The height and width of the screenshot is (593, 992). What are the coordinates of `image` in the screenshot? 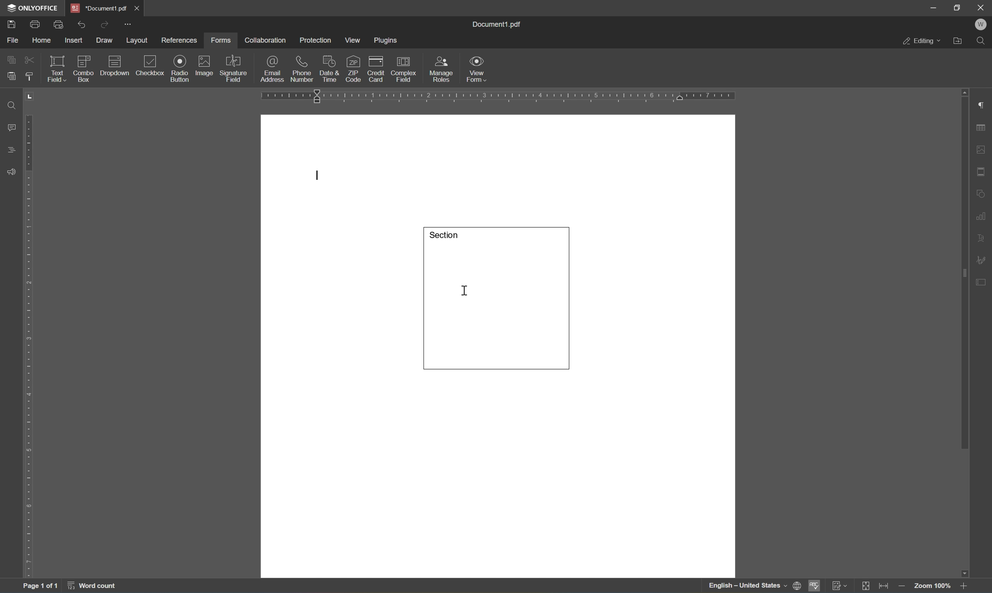 It's located at (205, 66).